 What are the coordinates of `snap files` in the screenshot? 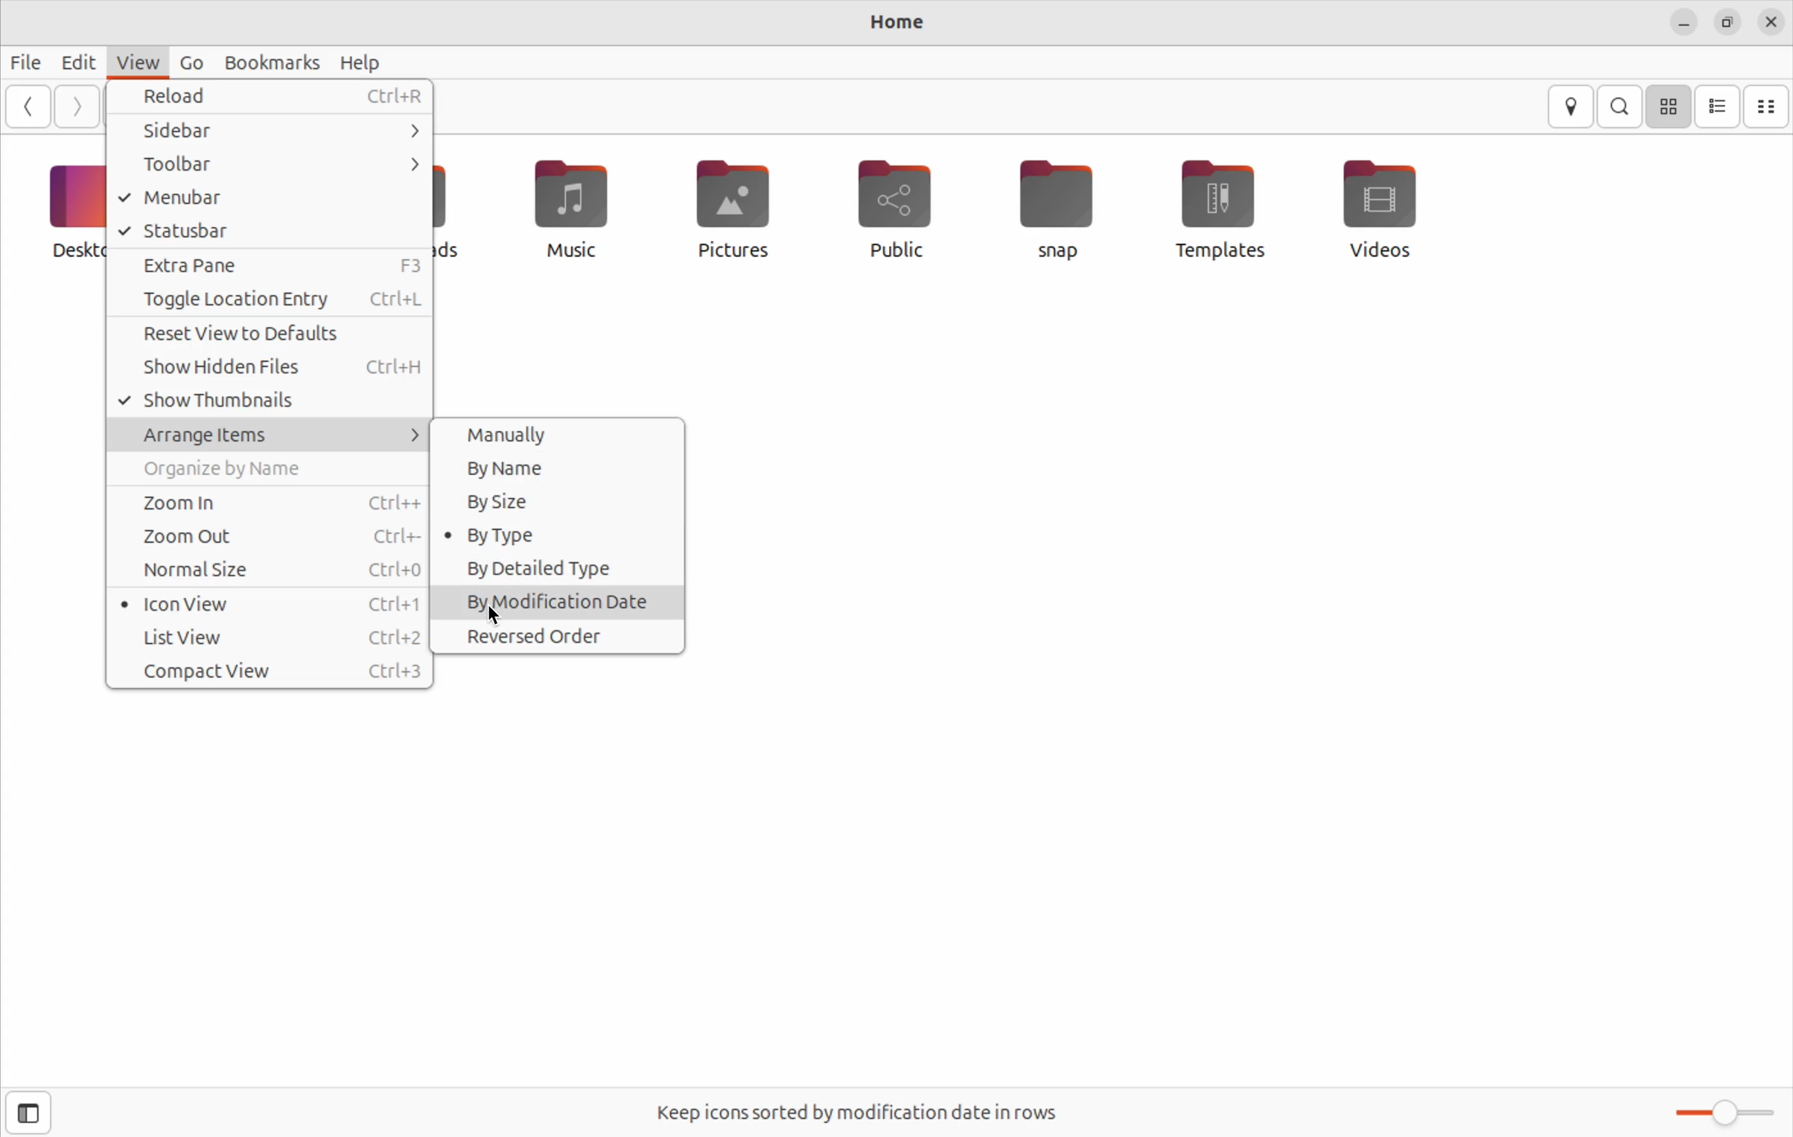 It's located at (1066, 208).